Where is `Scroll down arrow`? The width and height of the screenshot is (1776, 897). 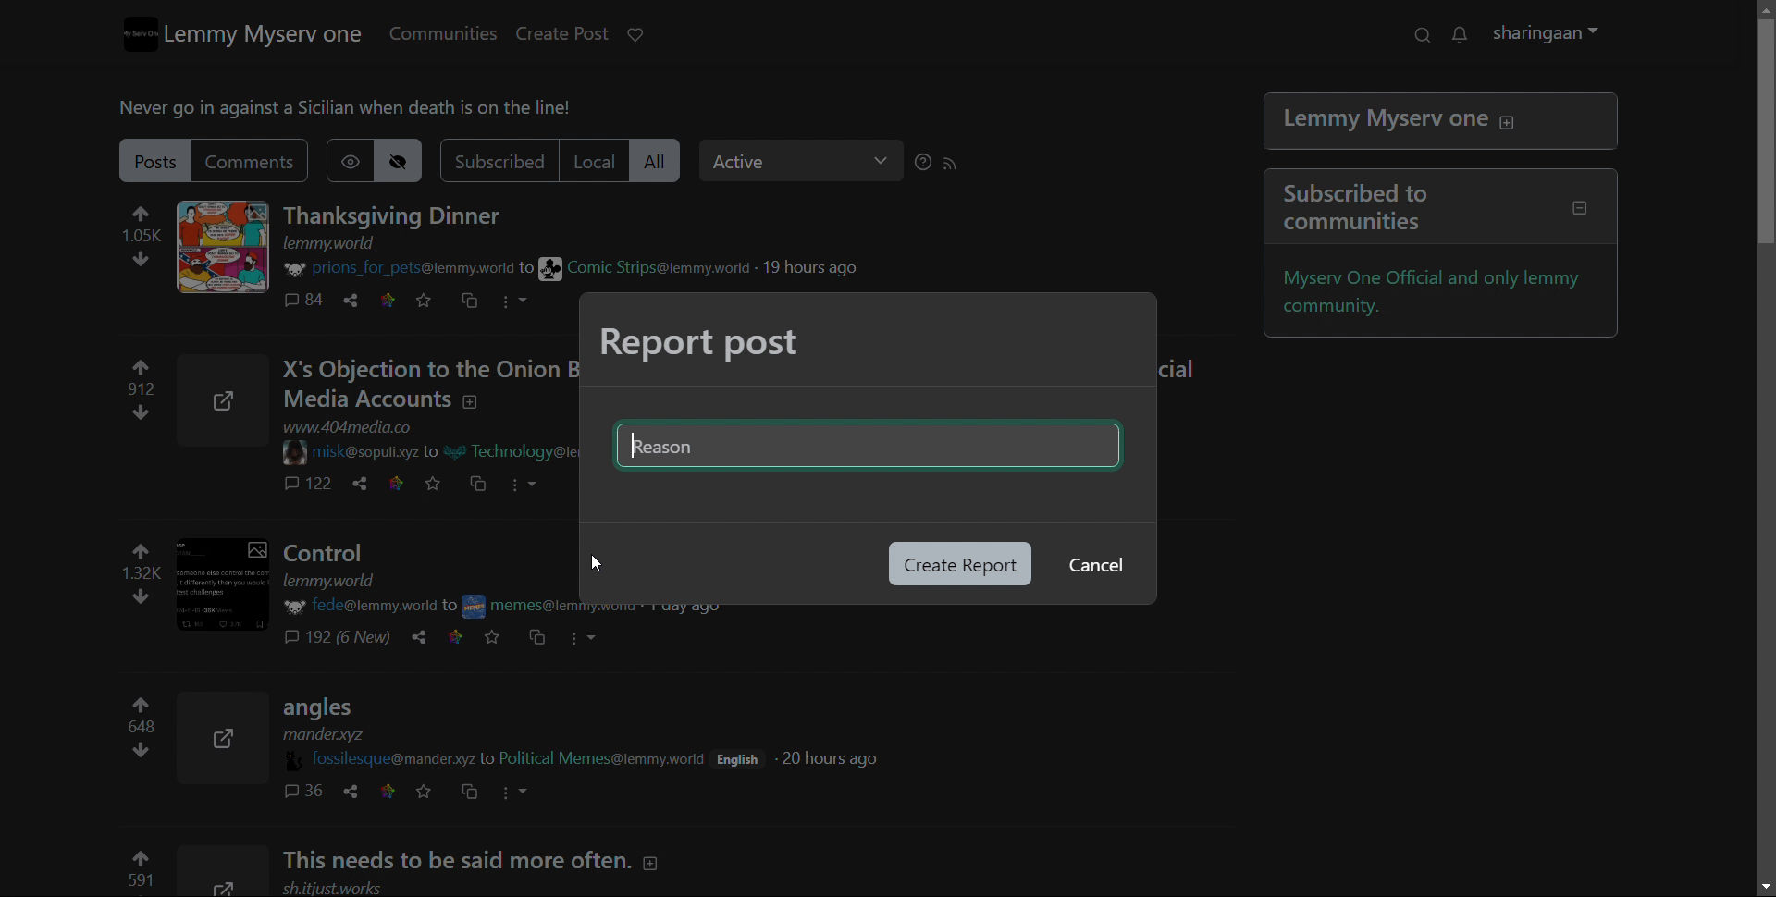
Scroll down arrow is located at coordinates (1759, 885).